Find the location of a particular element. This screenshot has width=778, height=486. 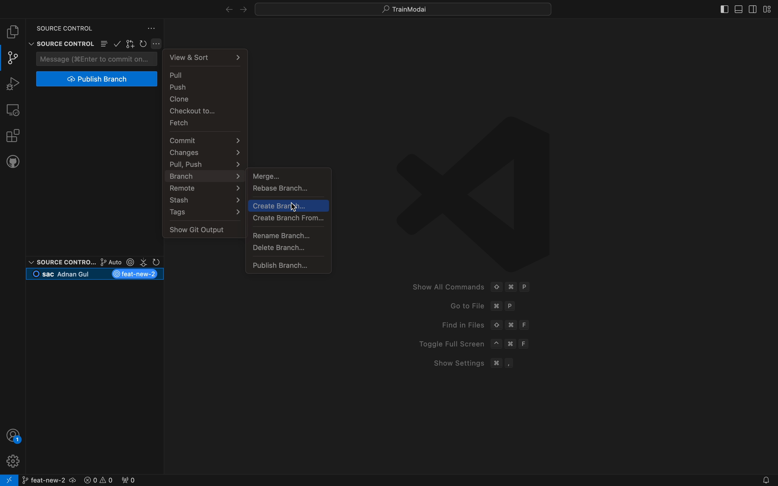

debugger is located at coordinates (13, 83).